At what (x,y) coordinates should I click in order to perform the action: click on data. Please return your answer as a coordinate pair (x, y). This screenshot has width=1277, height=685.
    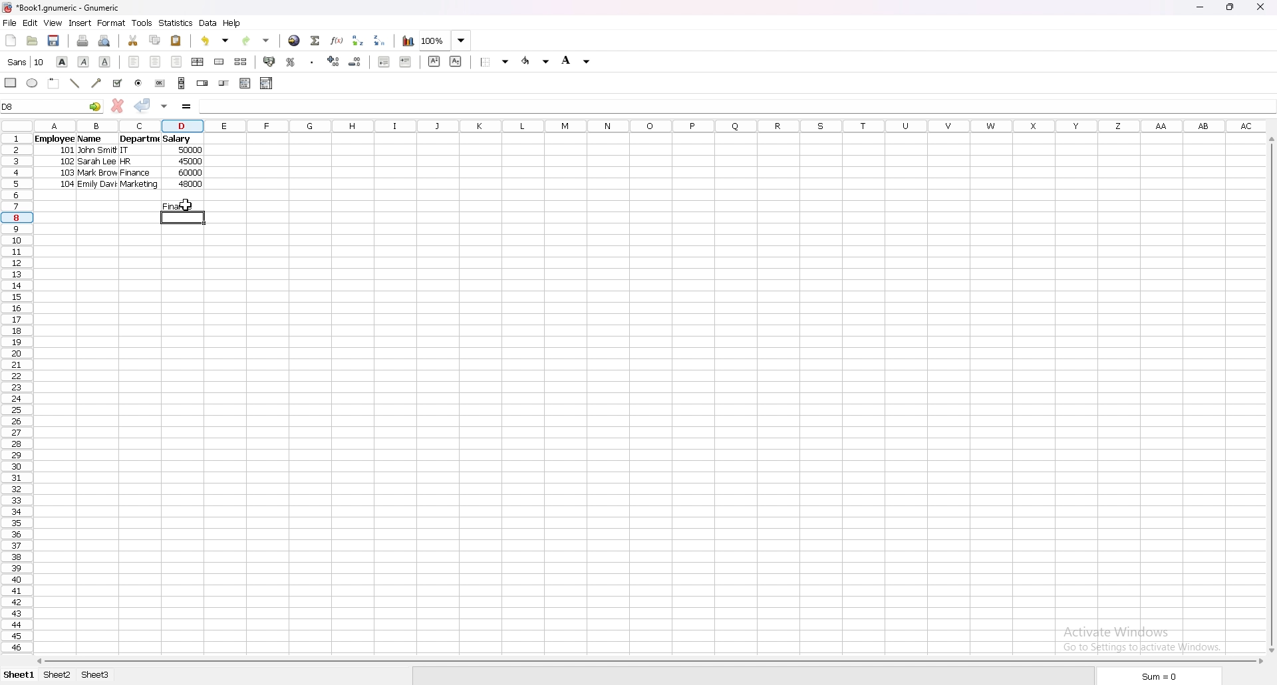
    Looking at the image, I should click on (208, 23).